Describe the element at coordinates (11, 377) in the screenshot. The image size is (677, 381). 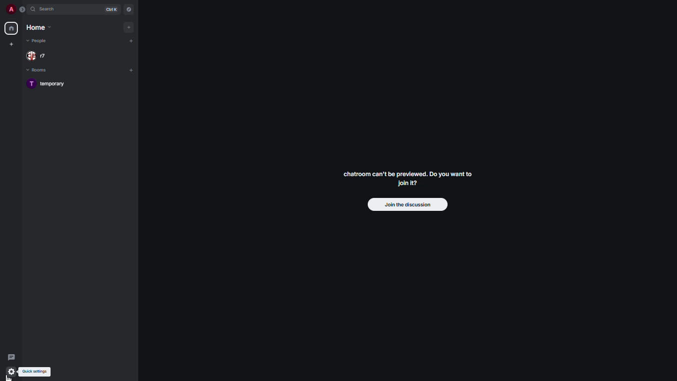
I see `cursor` at that location.